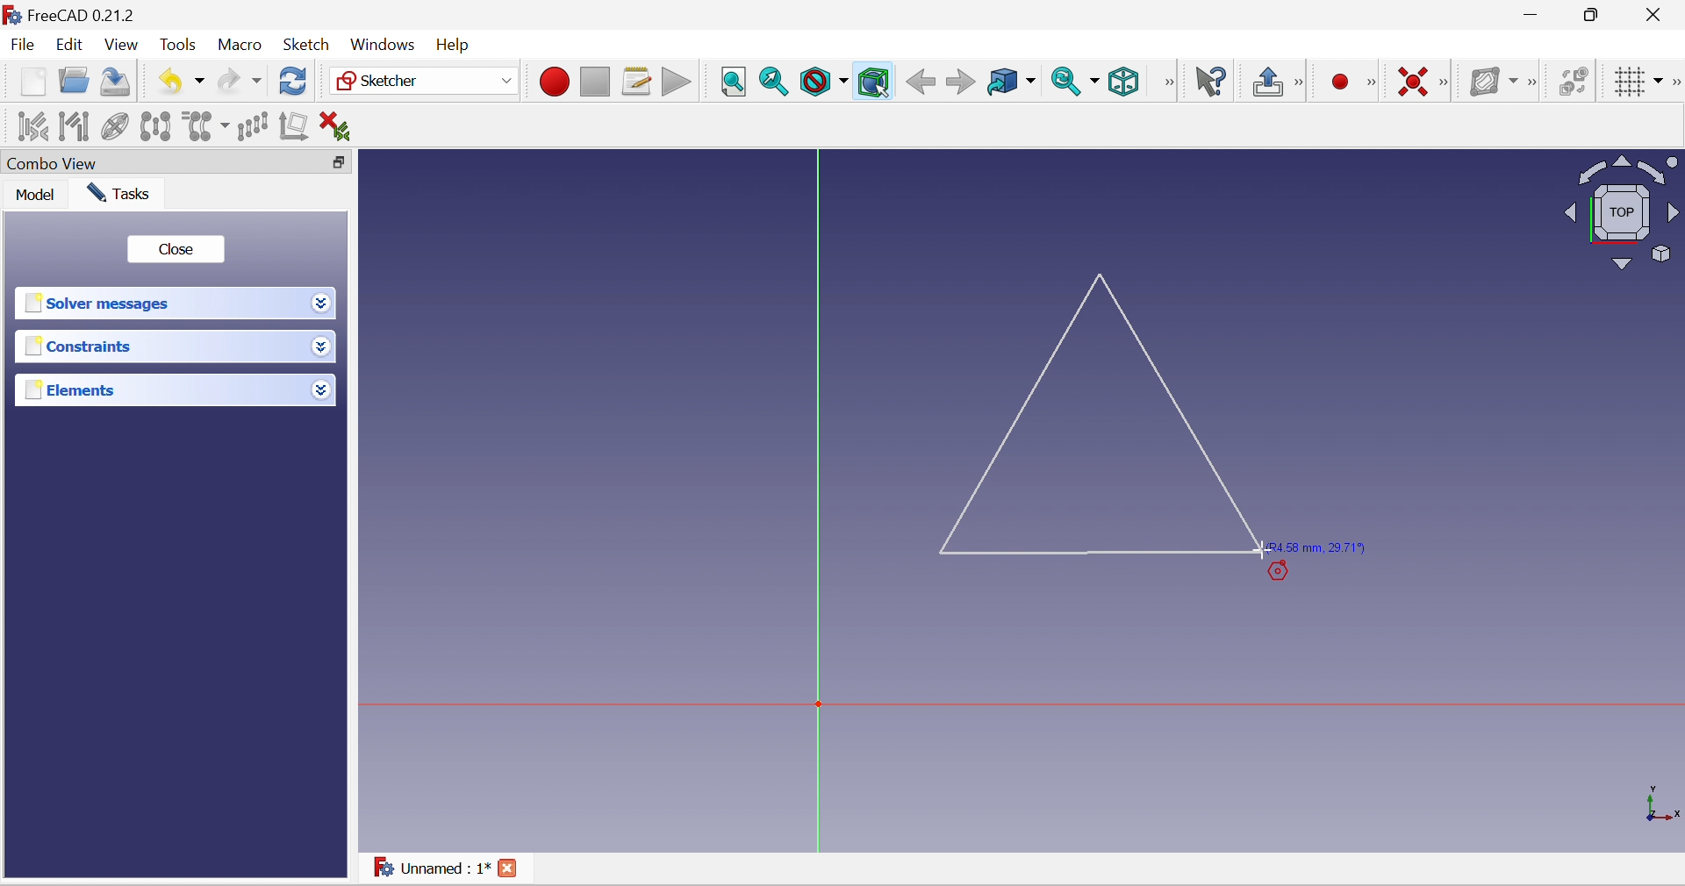 The width and height of the screenshot is (1685, 886). What do you see at coordinates (822, 82) in the screenshot?
I see `Draw style` at bounding box center [822, 82].